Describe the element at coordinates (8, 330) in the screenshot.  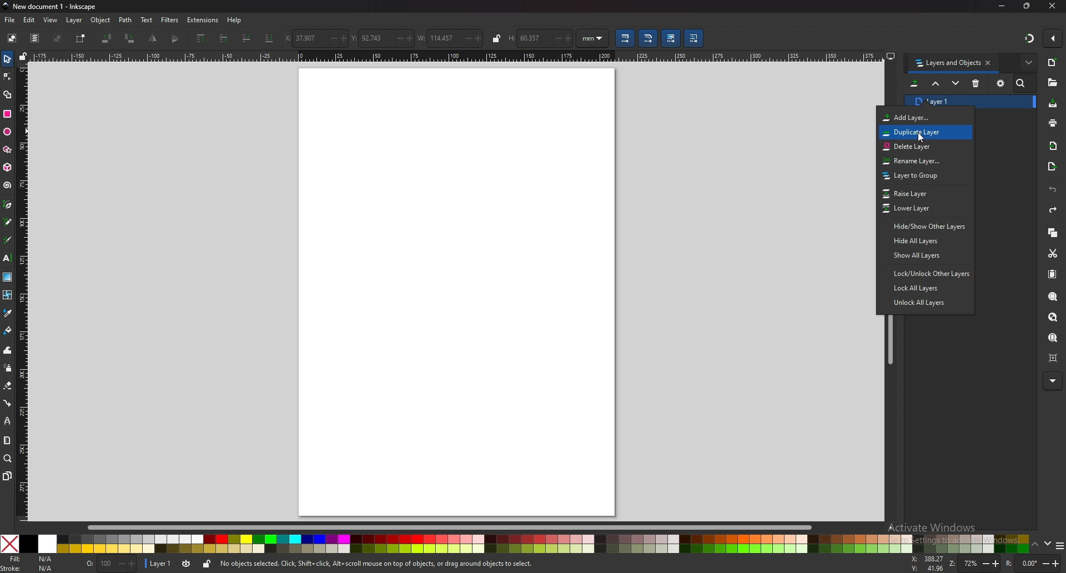
I see `fill bucket` at that location.